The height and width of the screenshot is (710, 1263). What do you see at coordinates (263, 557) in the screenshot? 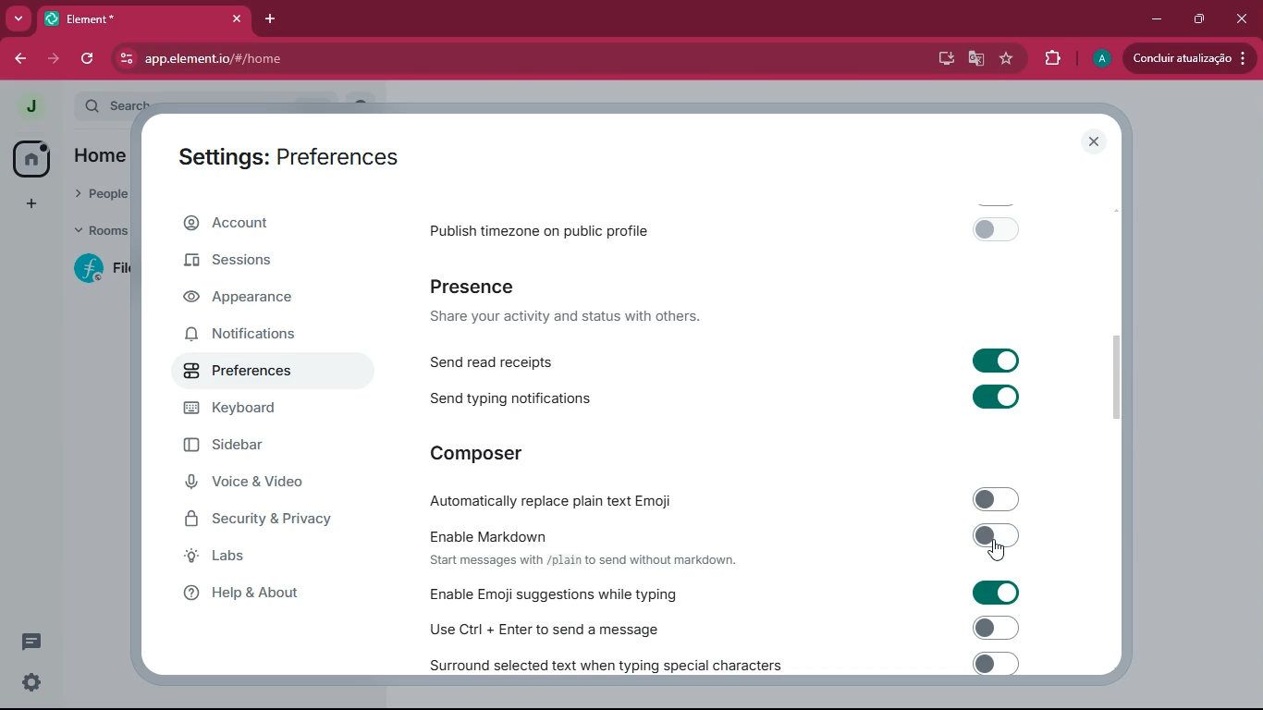
I see `labs` at bounding box center [263, 557].